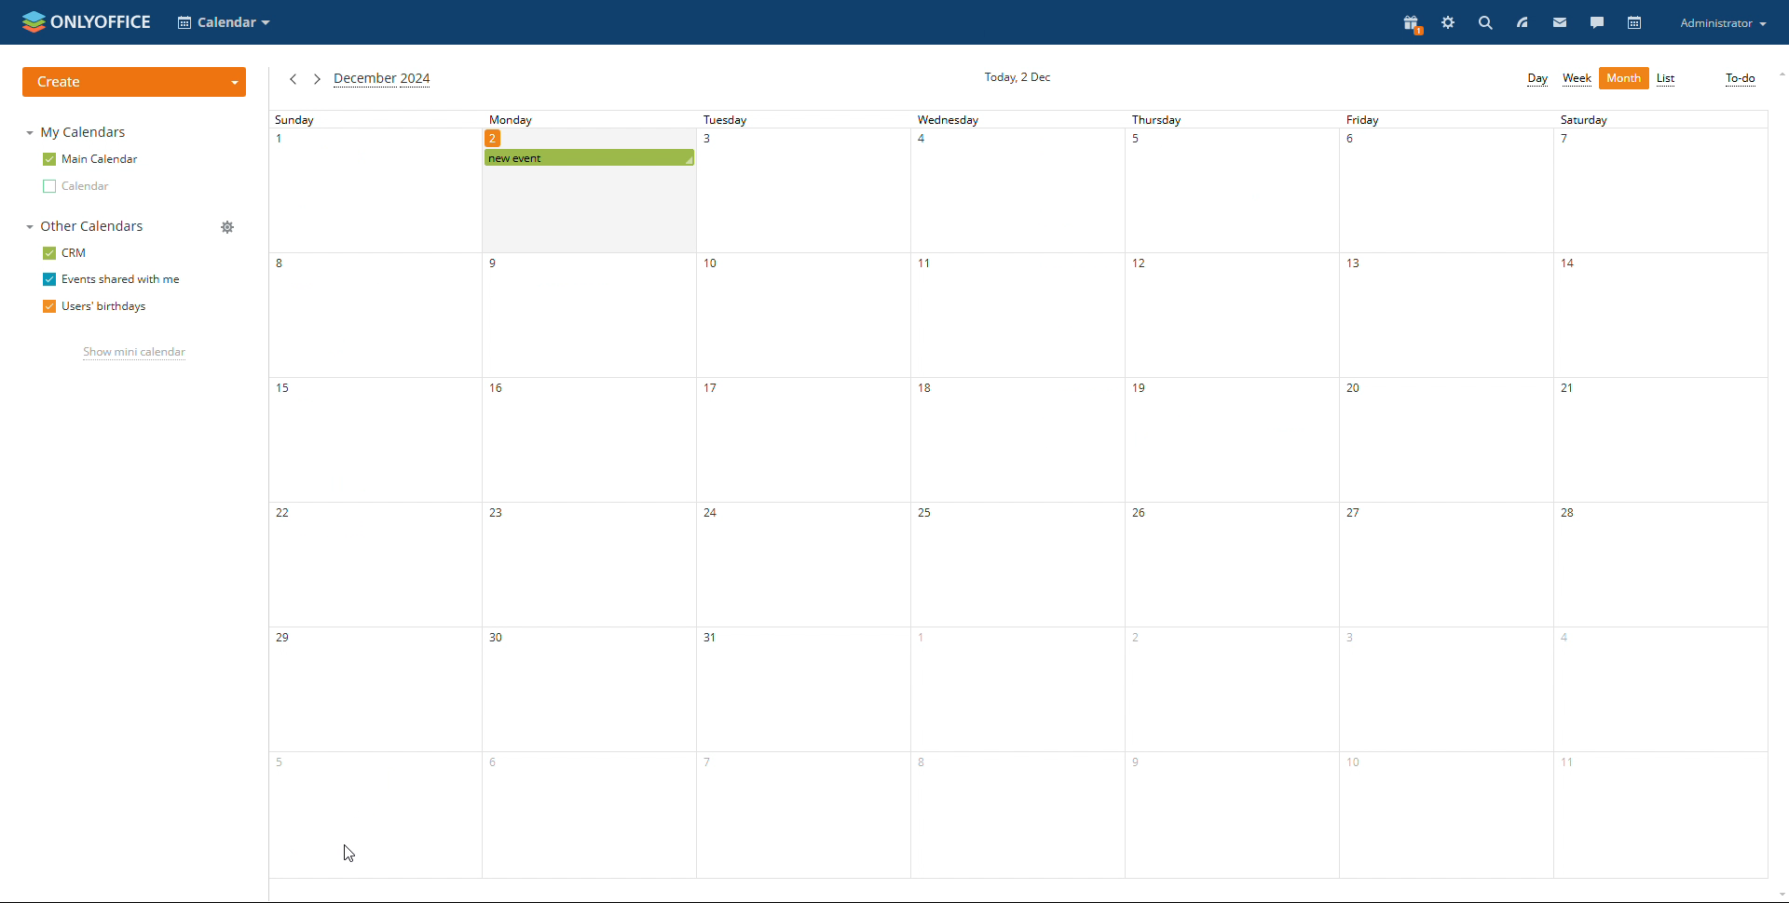 The width and height of the screenshot is (1789, 903). What do you see at coordinates (1487, 23) in the screenshot?
I see `search` at bounding box center [1487, 23].